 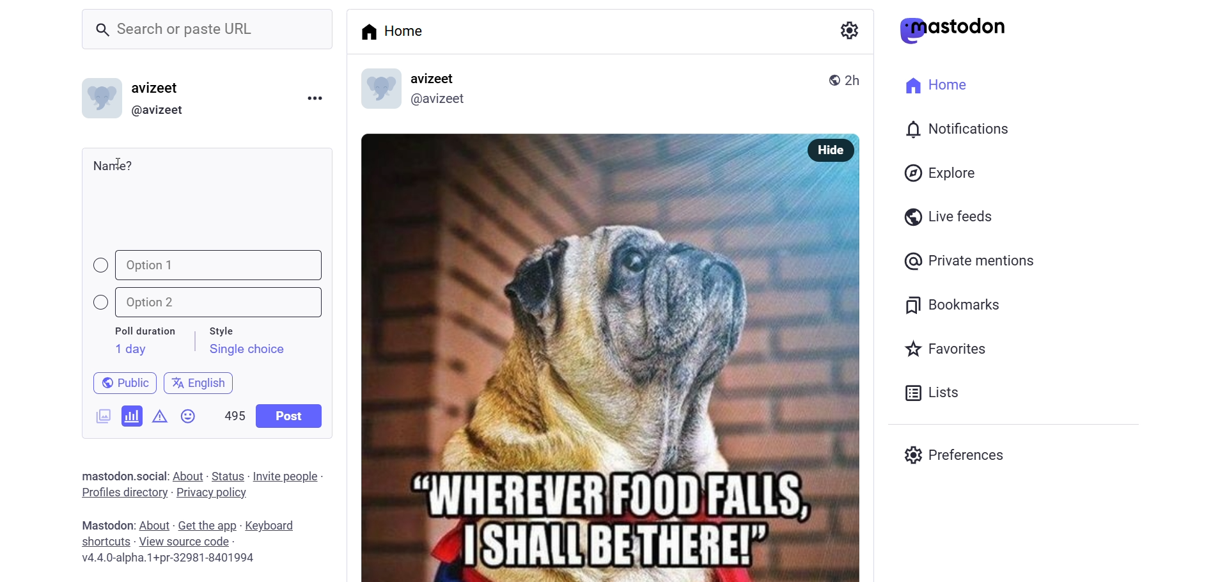 I want to click on content warning, so click(x=160, y=414).